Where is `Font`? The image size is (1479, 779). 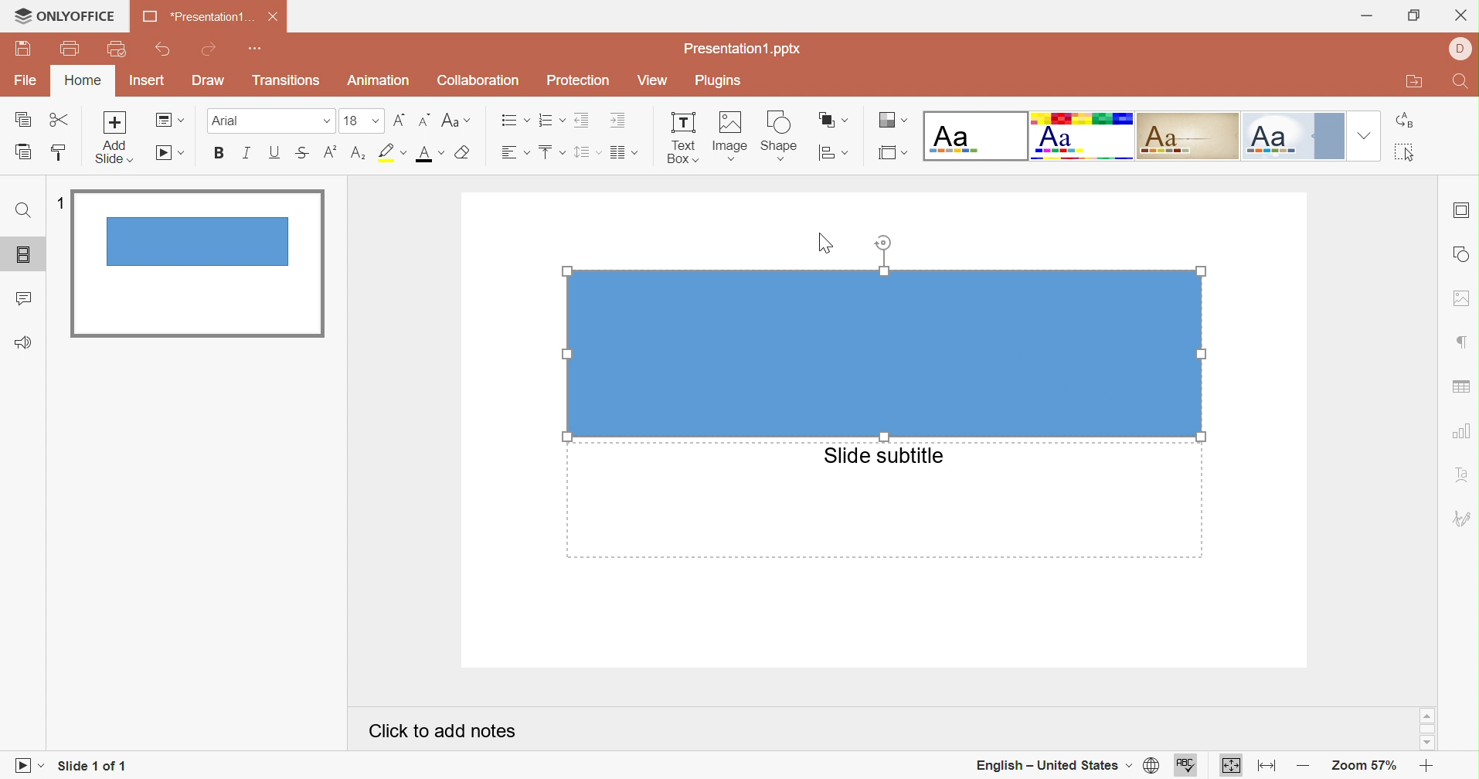
Font is located at coordinates (270, 121).